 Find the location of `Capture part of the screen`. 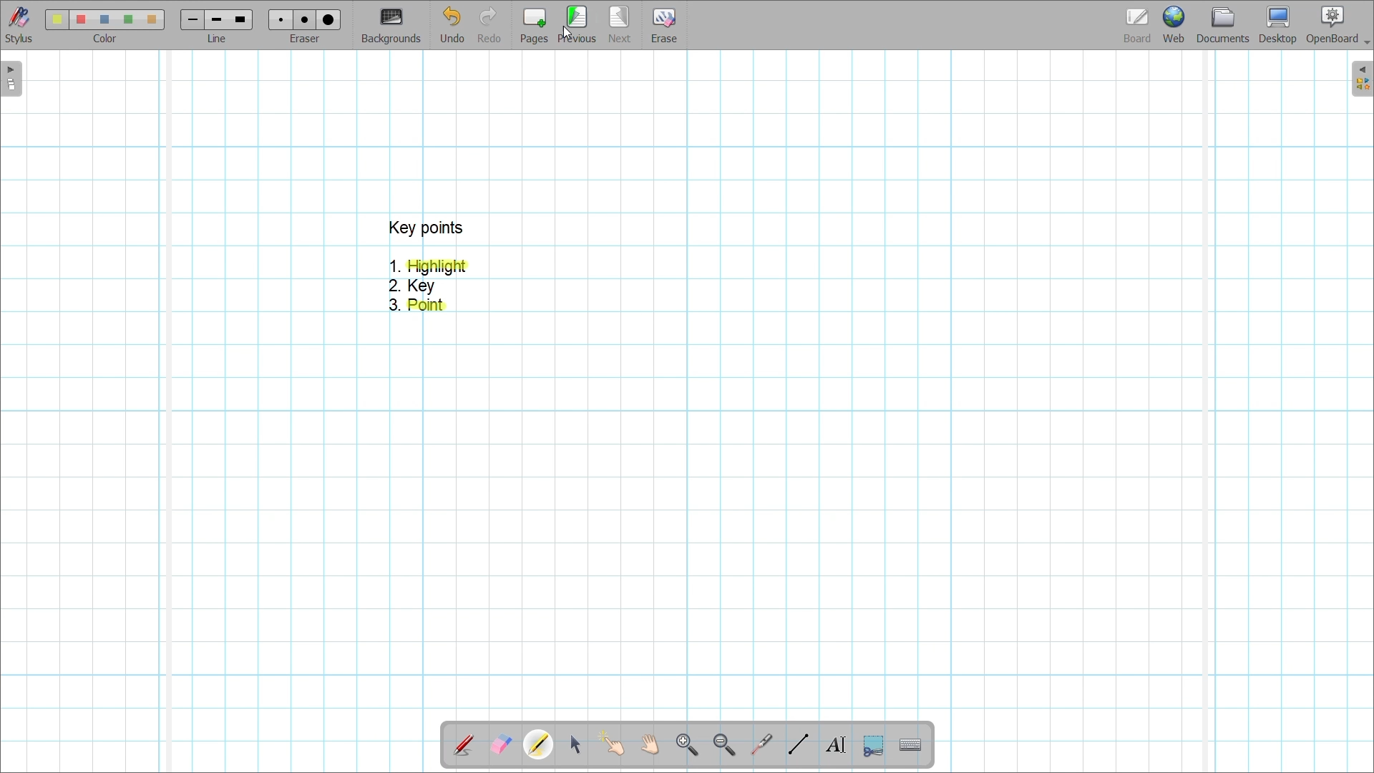

Capture part of the screen is located at coordinates (874, 747).